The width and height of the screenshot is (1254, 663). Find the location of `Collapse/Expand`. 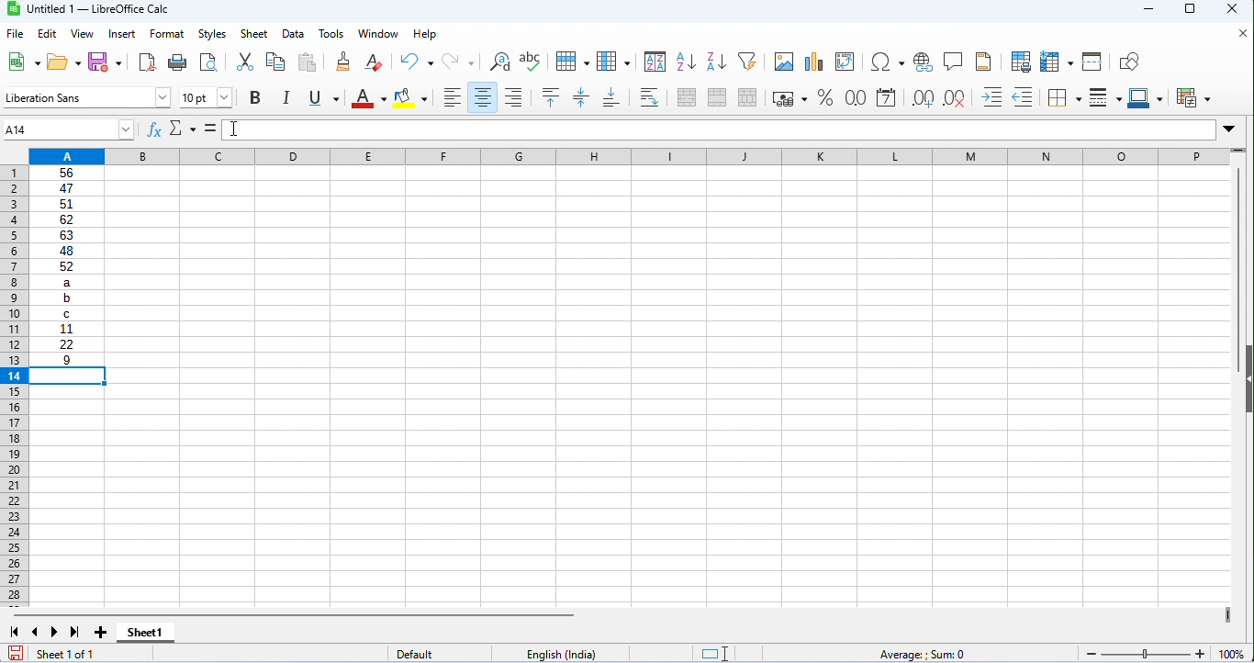

Collapse/Expand is located at coordinates (1248, 379).